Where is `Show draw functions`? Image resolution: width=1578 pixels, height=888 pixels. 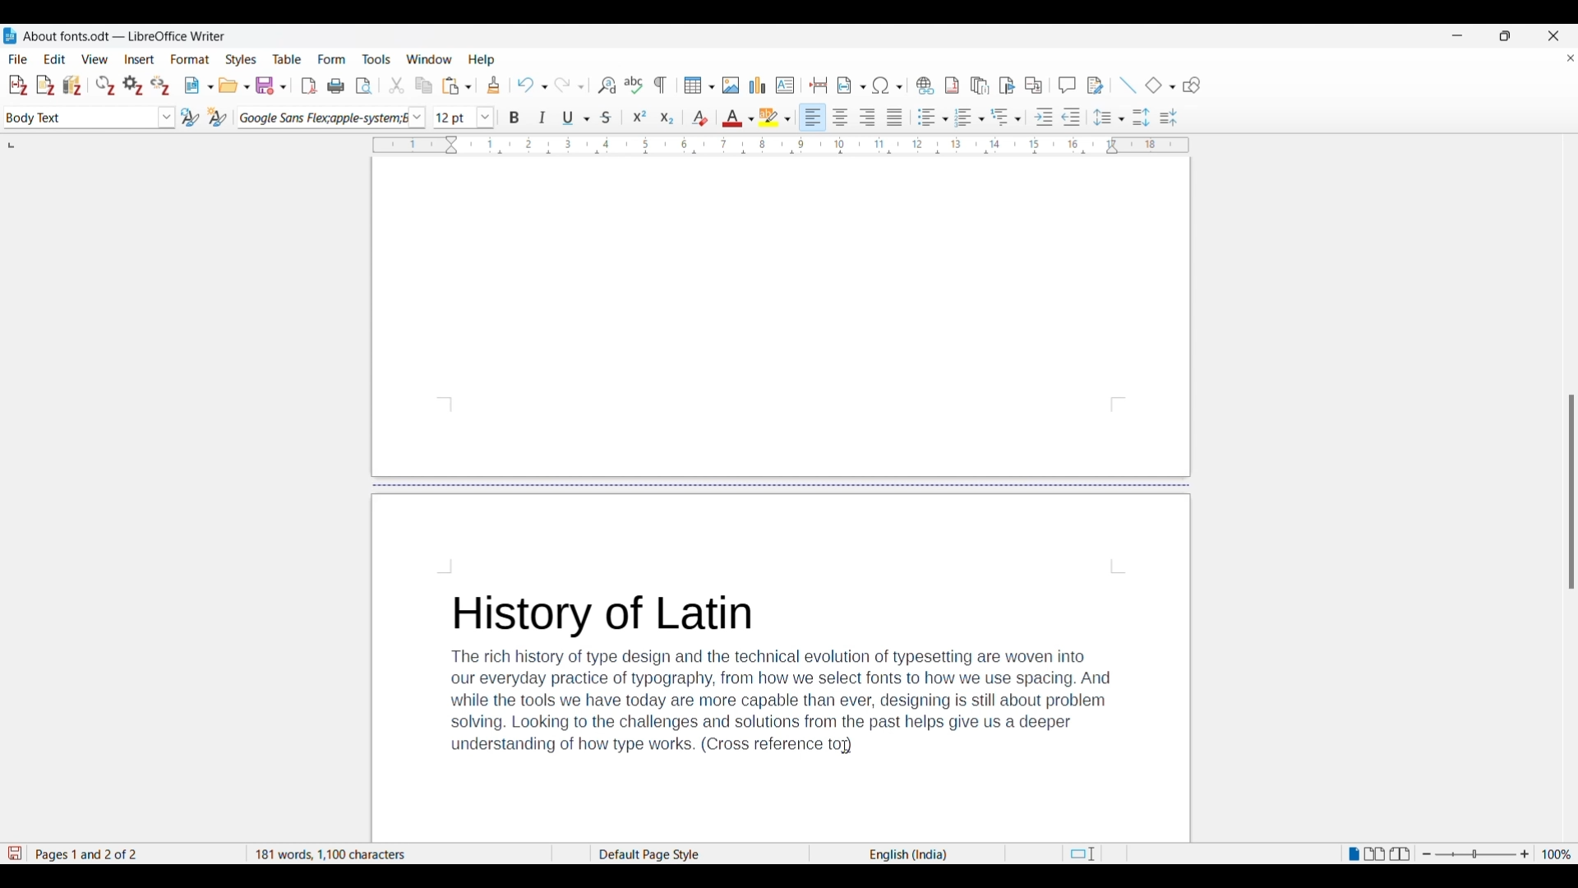
Show draw functions is located at coordinates (1192, 86).